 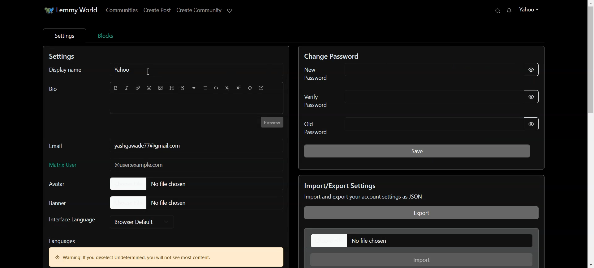 I want to click on Text, so click(x=413, y=191).